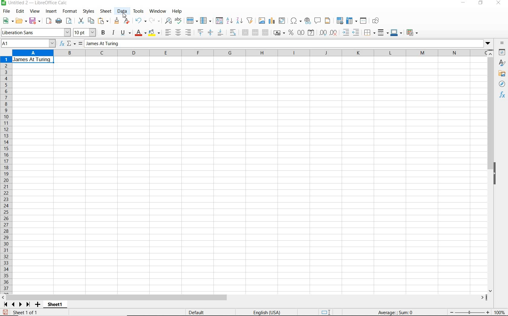  What do you see at coordinates (291, 33) in the screenshot?
I see `format as percent` at bounding box center [291, 33].